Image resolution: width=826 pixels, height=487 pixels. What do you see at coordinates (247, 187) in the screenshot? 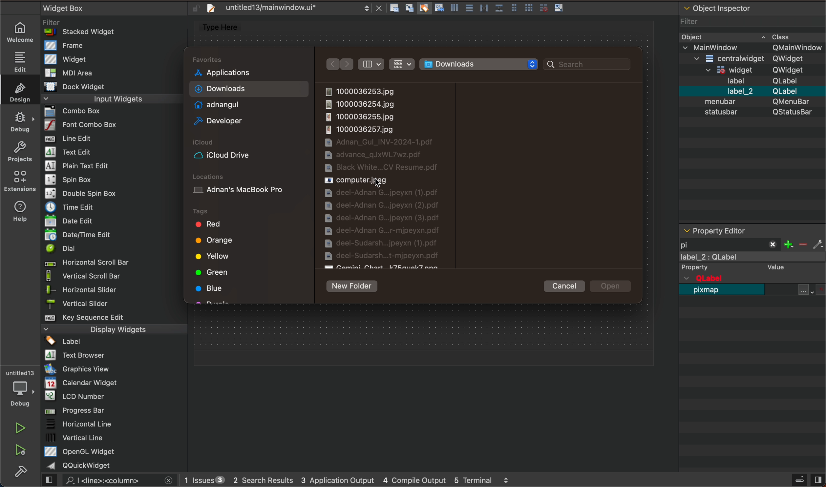
I see `location` at bounding box center [247, 187].